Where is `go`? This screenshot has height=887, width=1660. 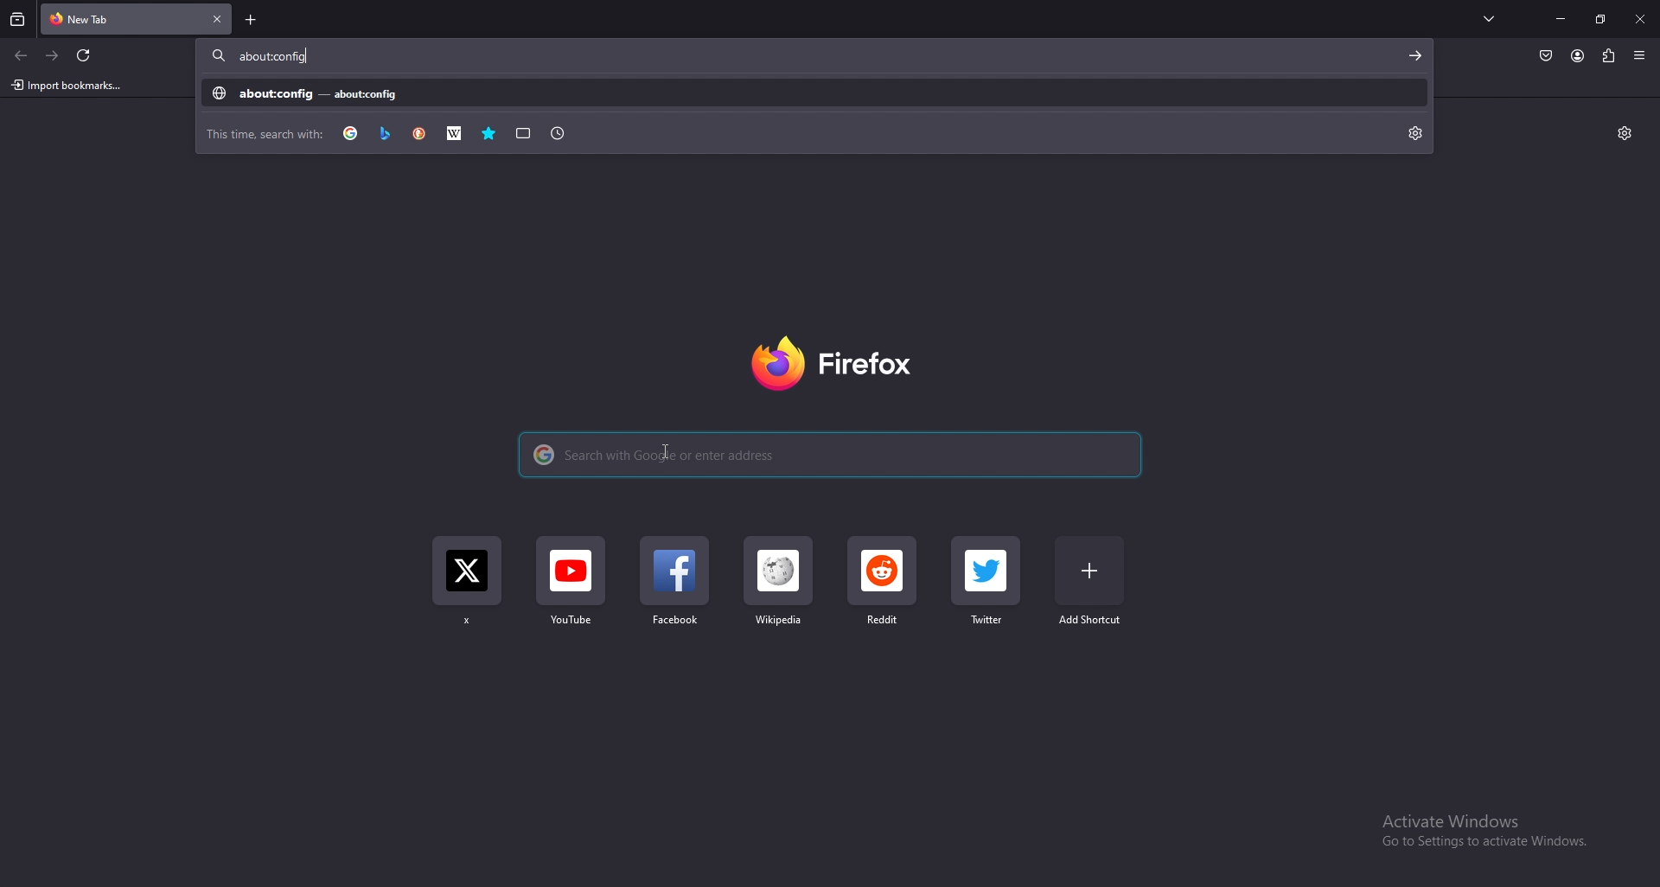 go is located at coordinates (1415, 56).